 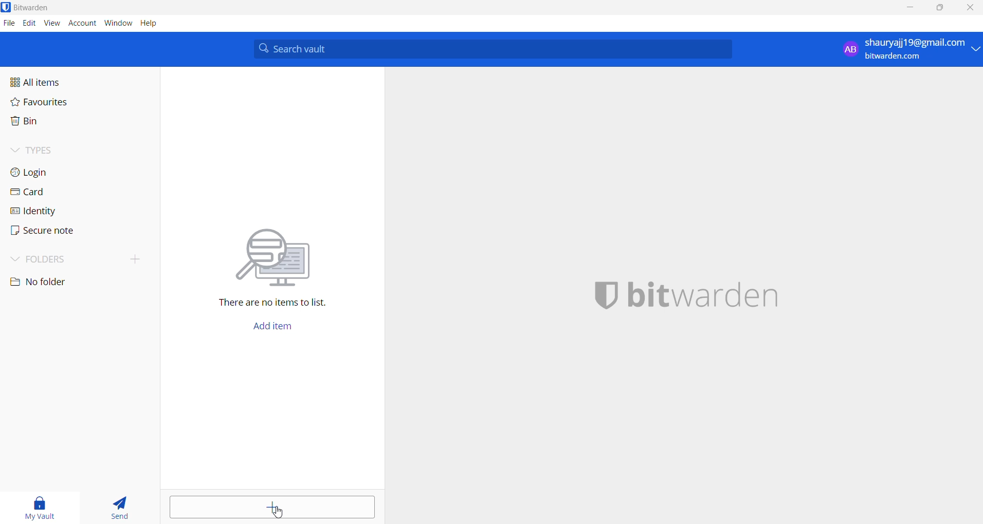 I want to click on cursor, so click(x=279, y=512).